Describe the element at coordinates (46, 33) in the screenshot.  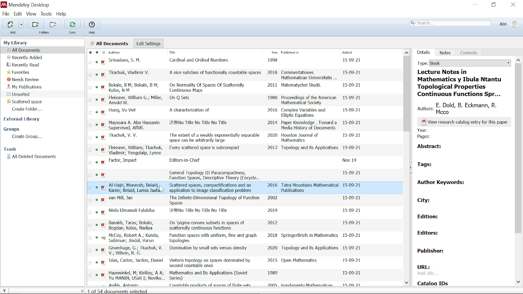
I see `folders` at that location.